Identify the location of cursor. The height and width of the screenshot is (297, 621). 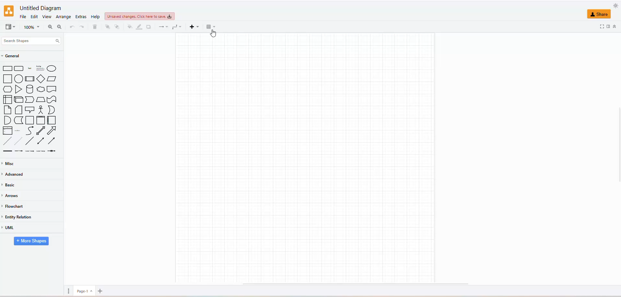
(212, 35).